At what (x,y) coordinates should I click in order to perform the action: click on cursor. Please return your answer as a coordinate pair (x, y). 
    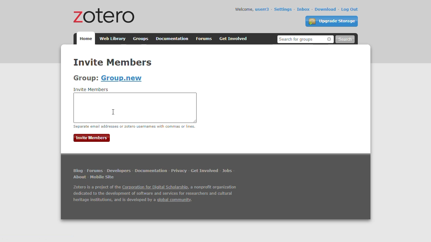
    Looking at the image, I should click on (113, 112).